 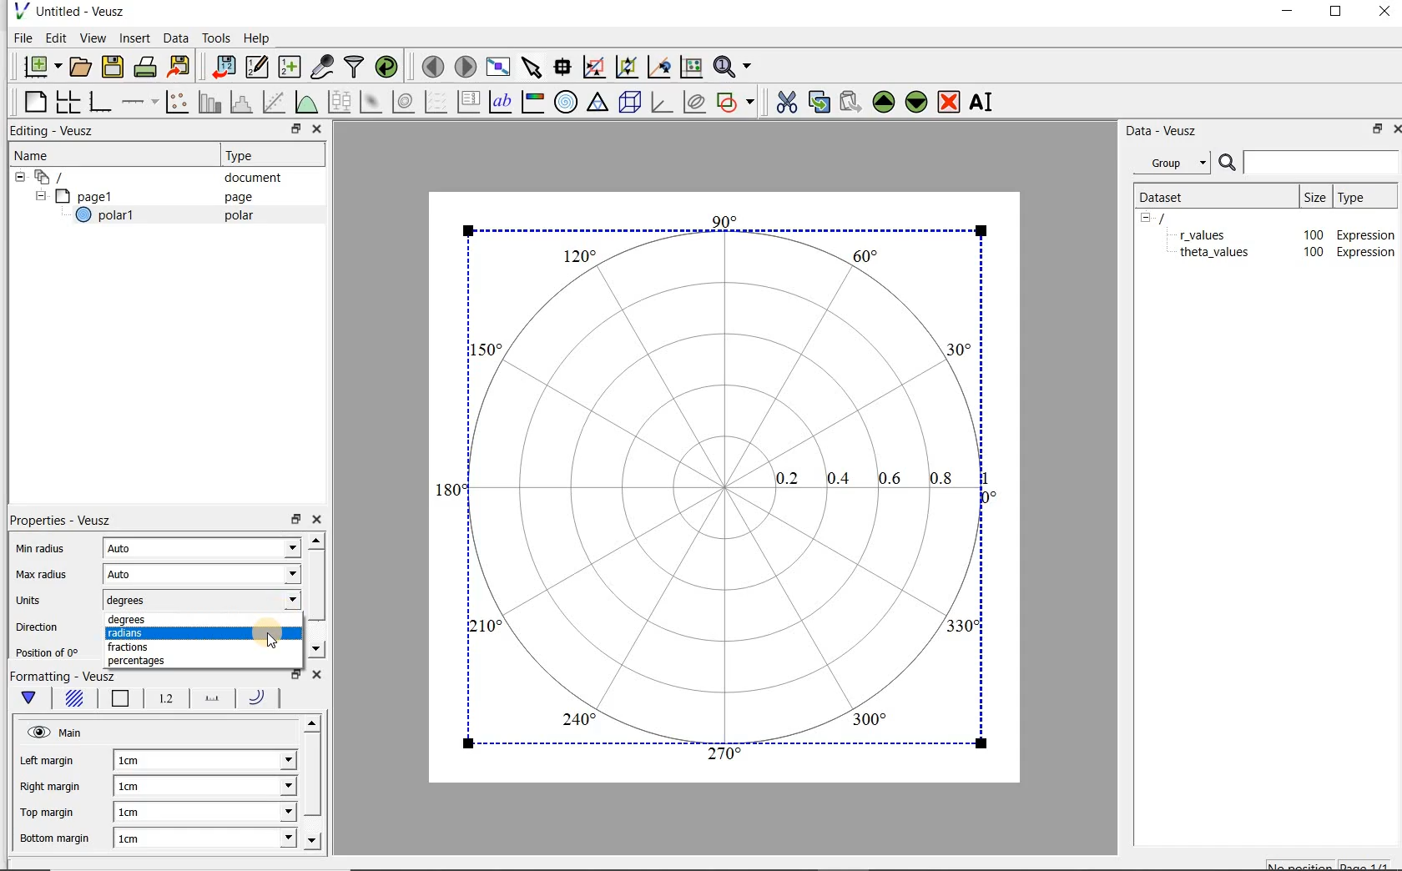 I want to click on filter data, so click(x=355, y=68).